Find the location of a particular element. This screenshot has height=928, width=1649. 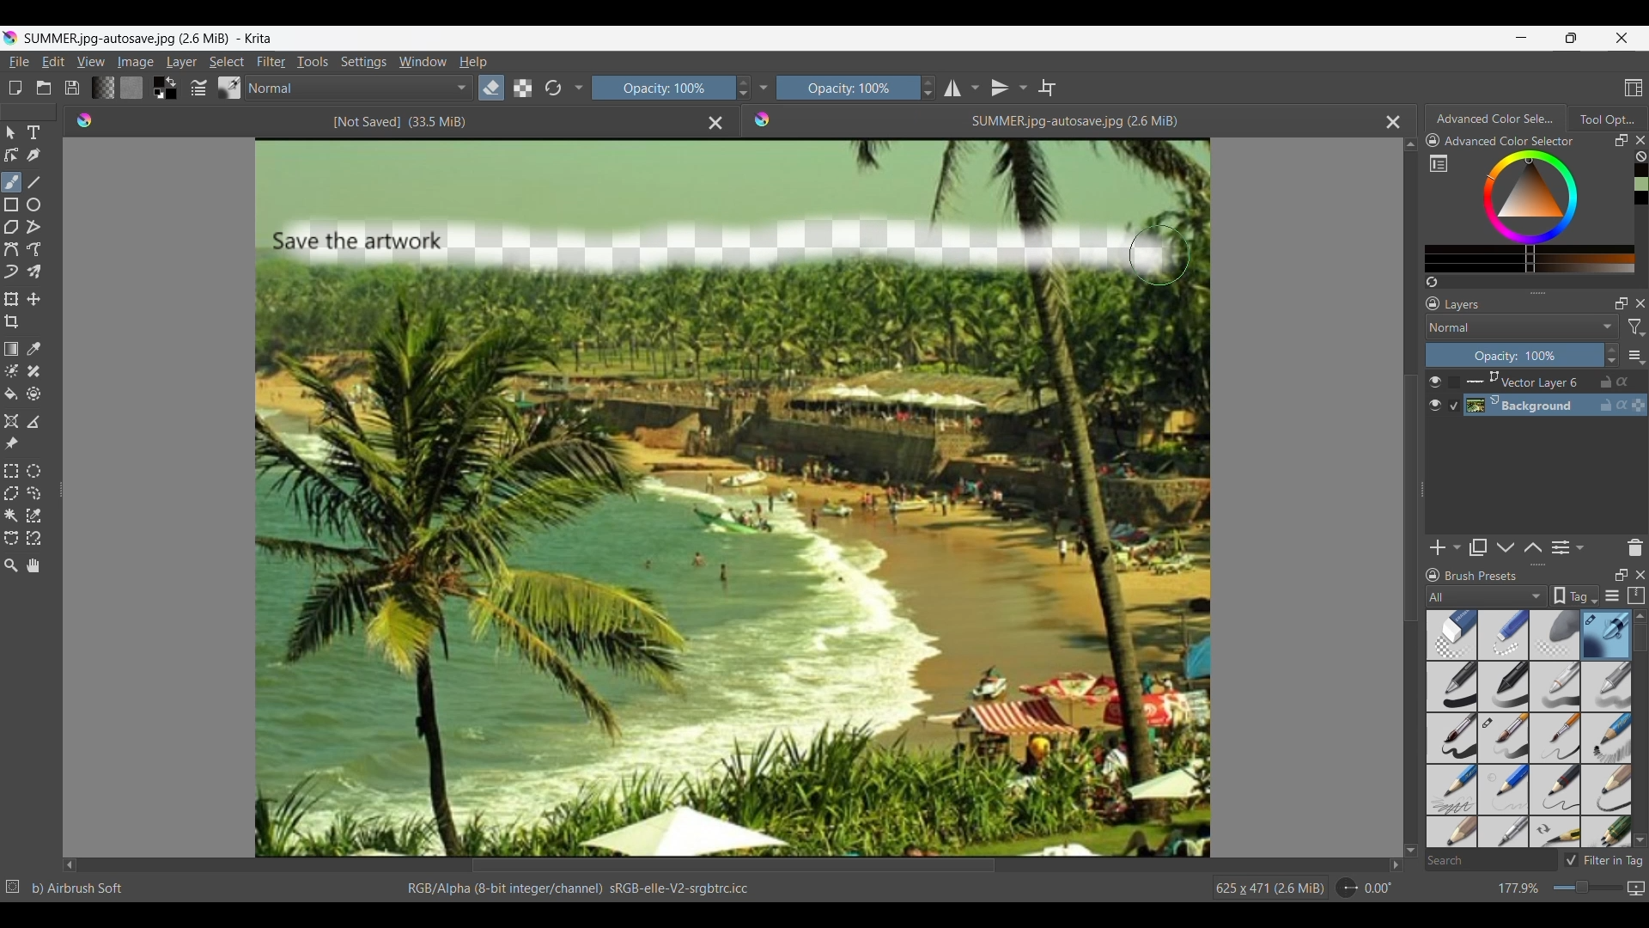

Dial to change rotation is located at coordinates (1347, 888).